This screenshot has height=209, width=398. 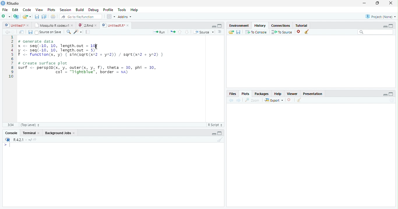 What do you see at coordinates (299, 100) in the screenshot?
I see `Clear all plots` at bounding box center [299, 100].